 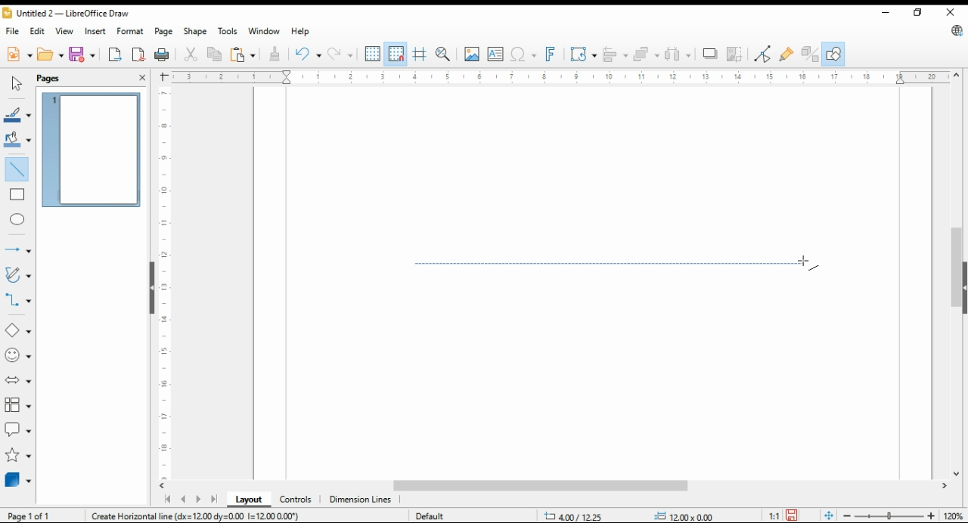 What do you see at coordinates (17, 83) in the screenshot?
I see `select` at bounding box center [17, 83].